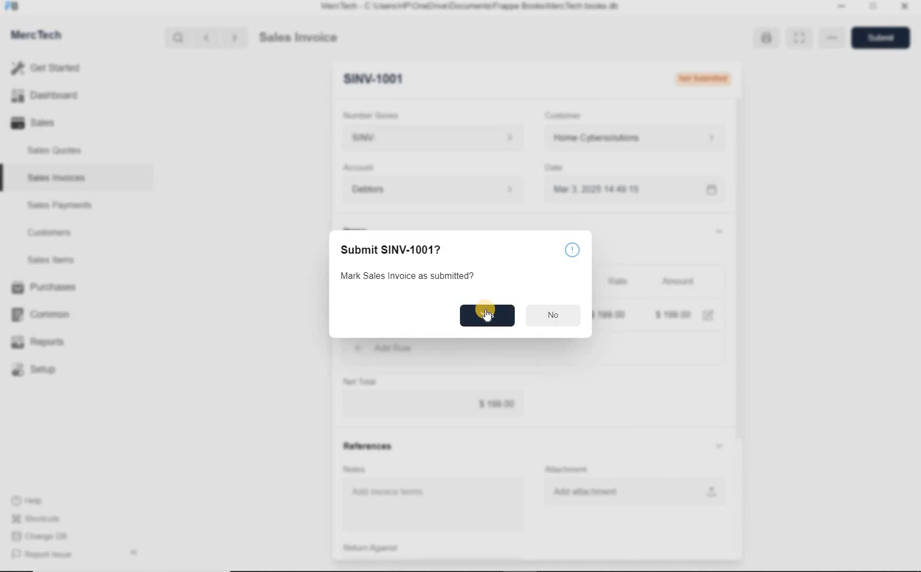  What do you see at coordinates (420, 250) in the screenshot?
I see `submit SINV-1001?` at bounding box center [420, 250].